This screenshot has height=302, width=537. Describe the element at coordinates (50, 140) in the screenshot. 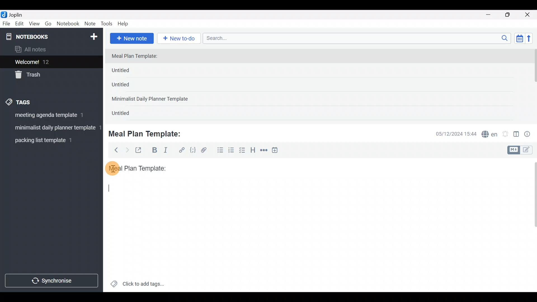

I see `Tag 3` at that location.